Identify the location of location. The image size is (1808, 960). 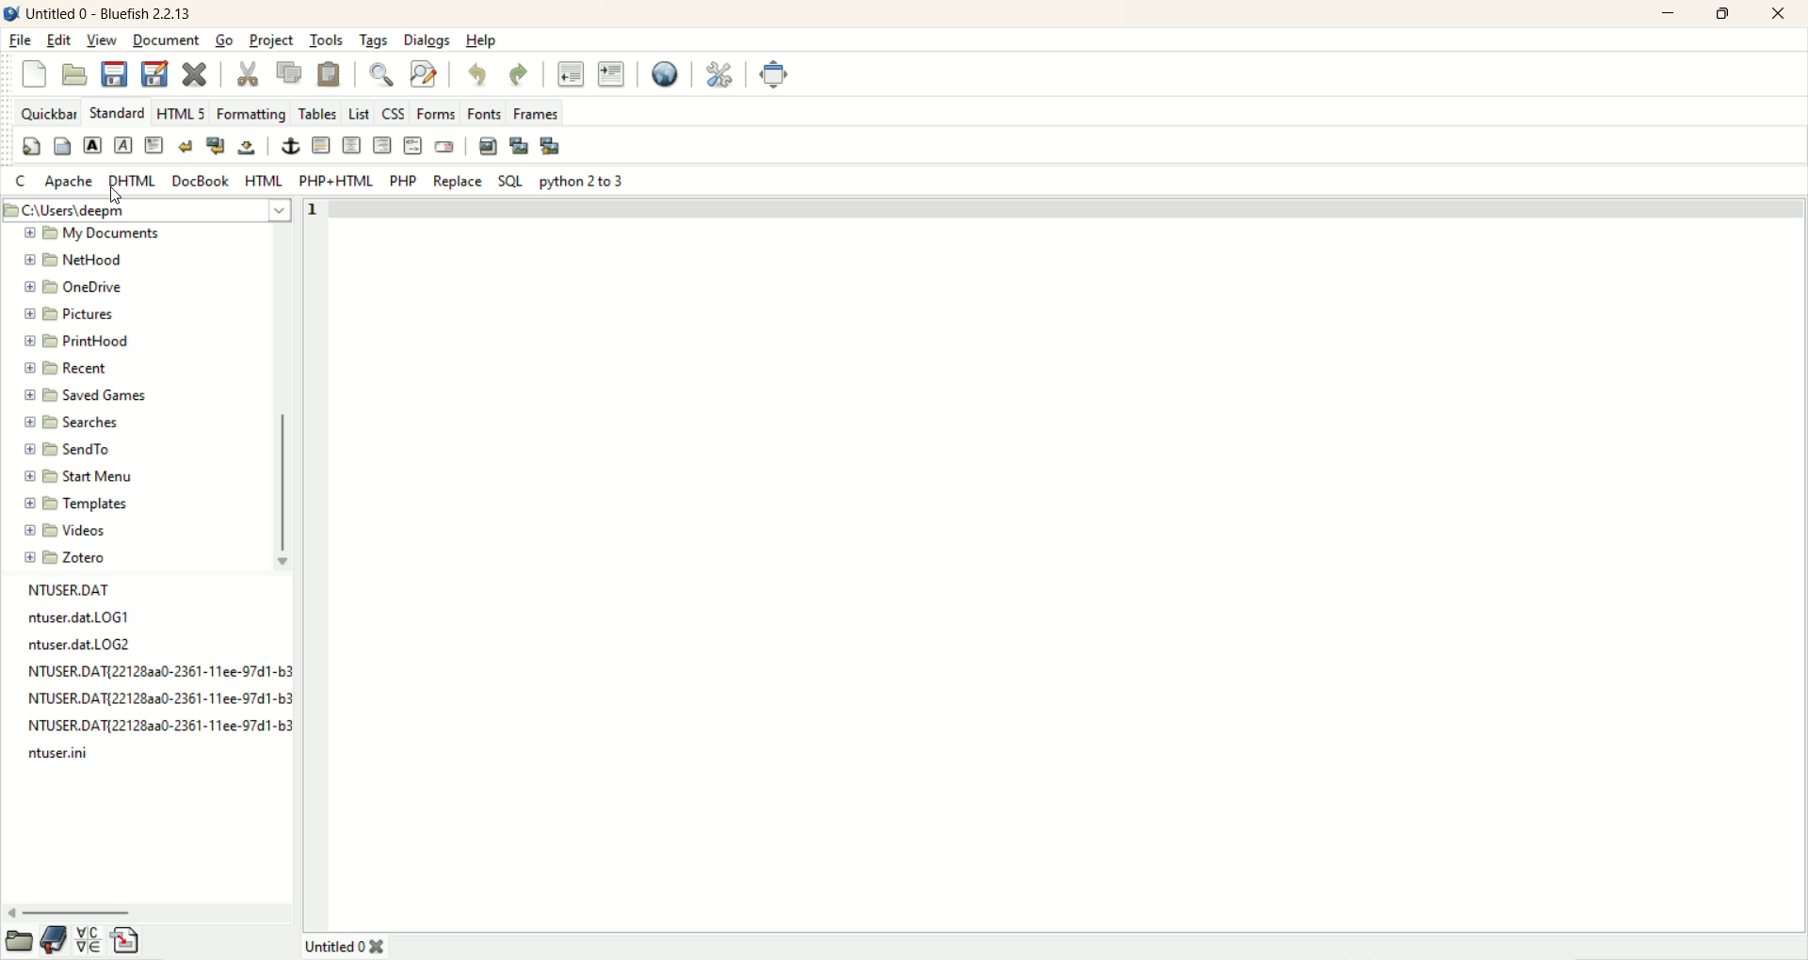
(148, 210).